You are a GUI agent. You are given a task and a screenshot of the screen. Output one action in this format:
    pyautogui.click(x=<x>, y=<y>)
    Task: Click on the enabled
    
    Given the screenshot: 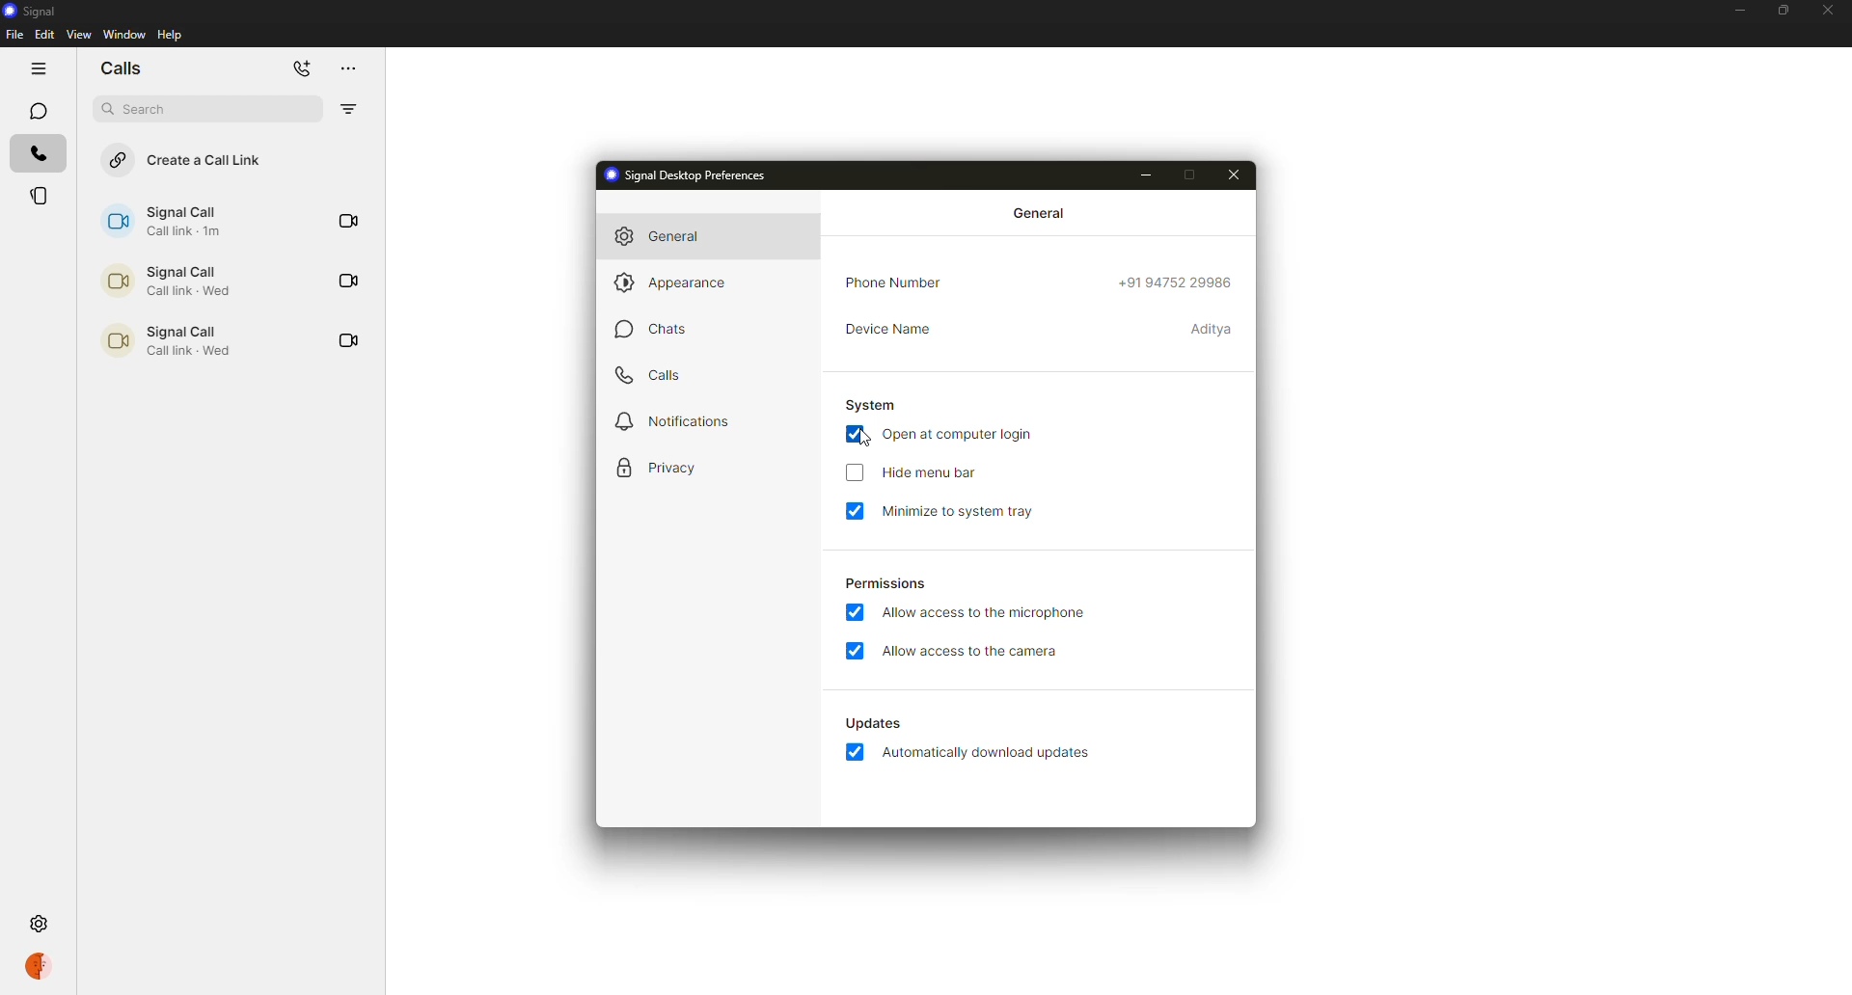 What is the action you would take?
    pyautogui.click(x=857, y=510)
    